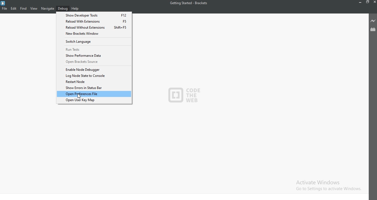 Image resolution: width=377 pixels, height=200 pixels. What do you see at coordinates (359, 3) in the screenshot?
I see `minimise` at bounding box center [359, 3].